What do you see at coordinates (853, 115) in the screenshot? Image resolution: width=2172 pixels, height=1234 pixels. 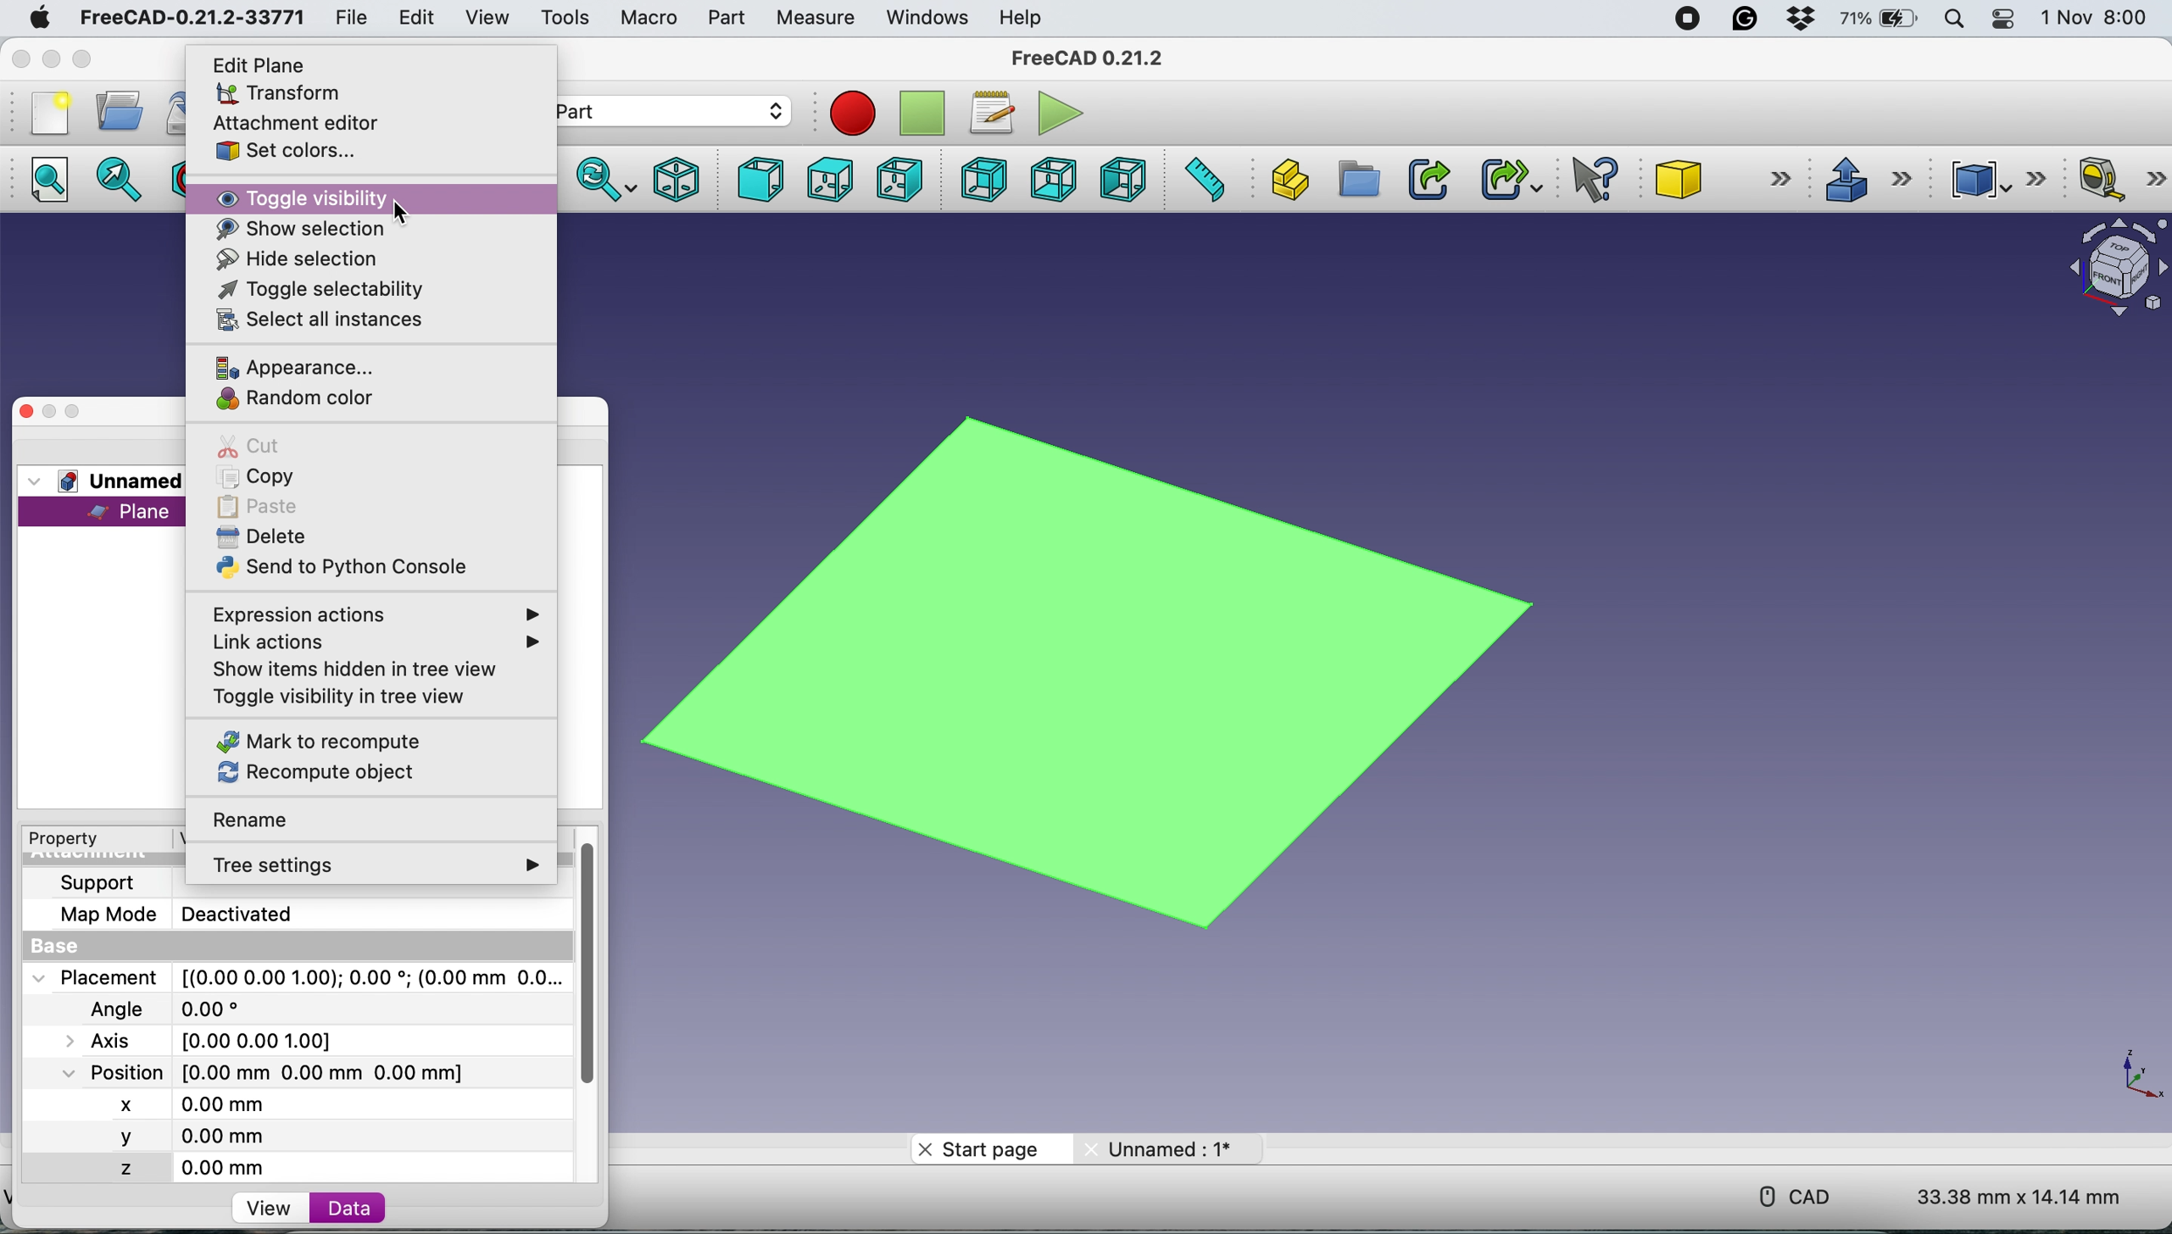 I see `recording macros` at bounding box center [853, 115].